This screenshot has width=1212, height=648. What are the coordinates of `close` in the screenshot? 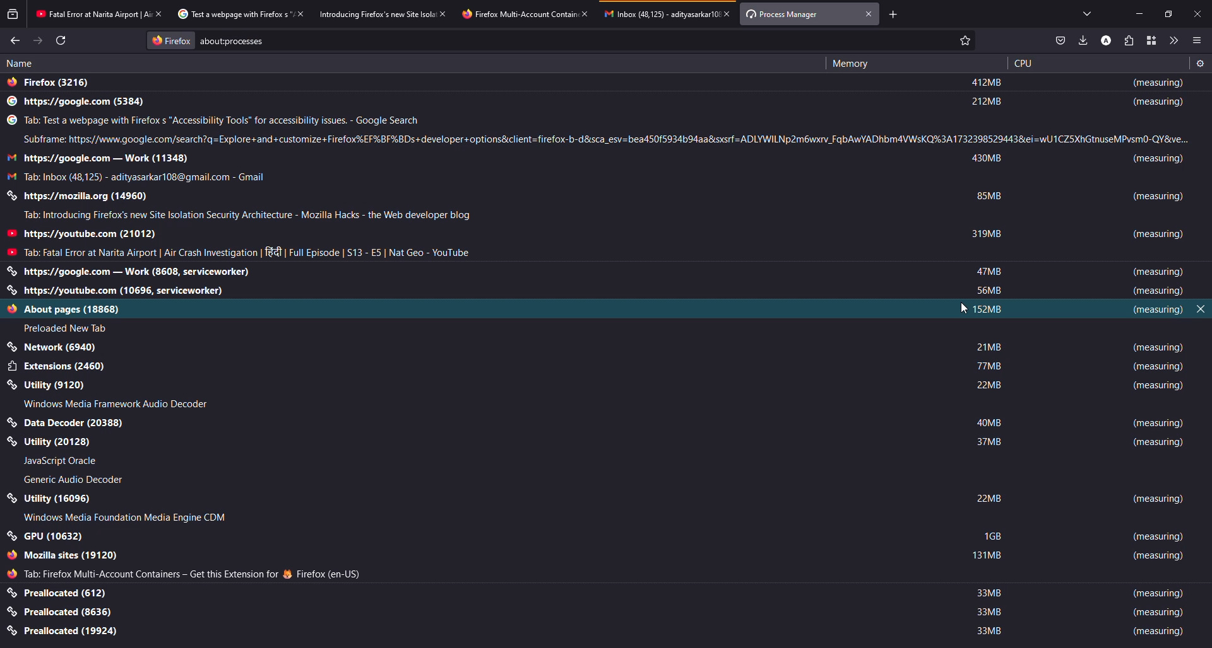 It's located at (443, 13).